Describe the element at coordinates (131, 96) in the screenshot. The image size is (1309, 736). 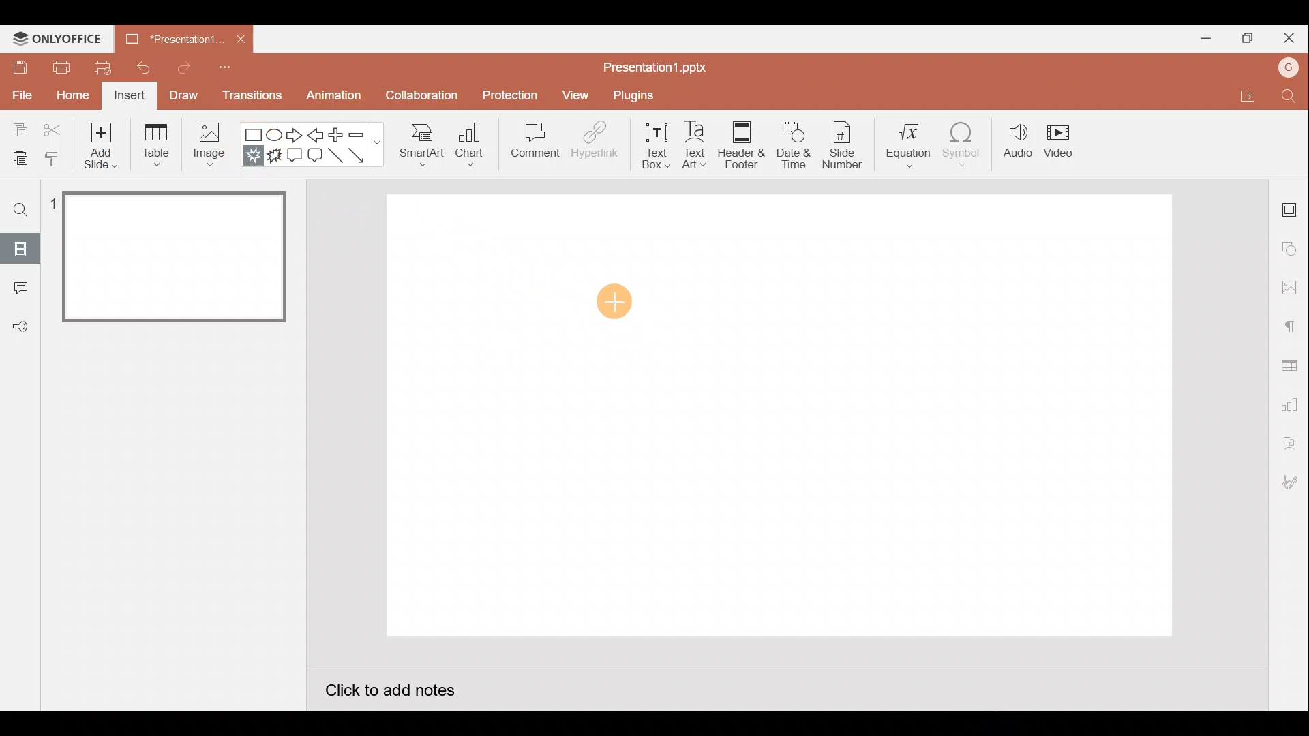
I see `Insert` at that location.